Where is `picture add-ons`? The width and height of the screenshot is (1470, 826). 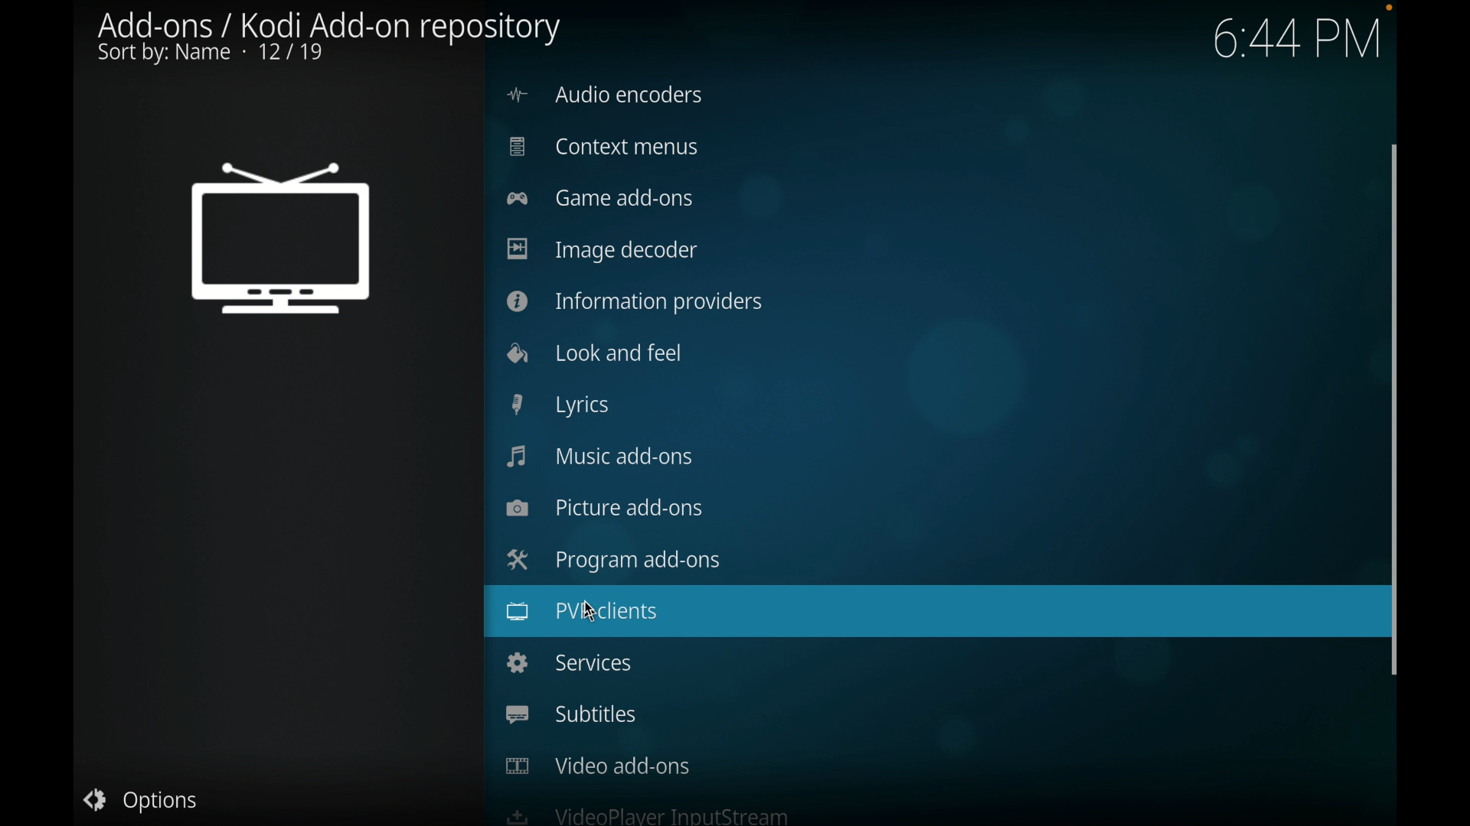
picture add-ons is located at coordinates (605, 507).